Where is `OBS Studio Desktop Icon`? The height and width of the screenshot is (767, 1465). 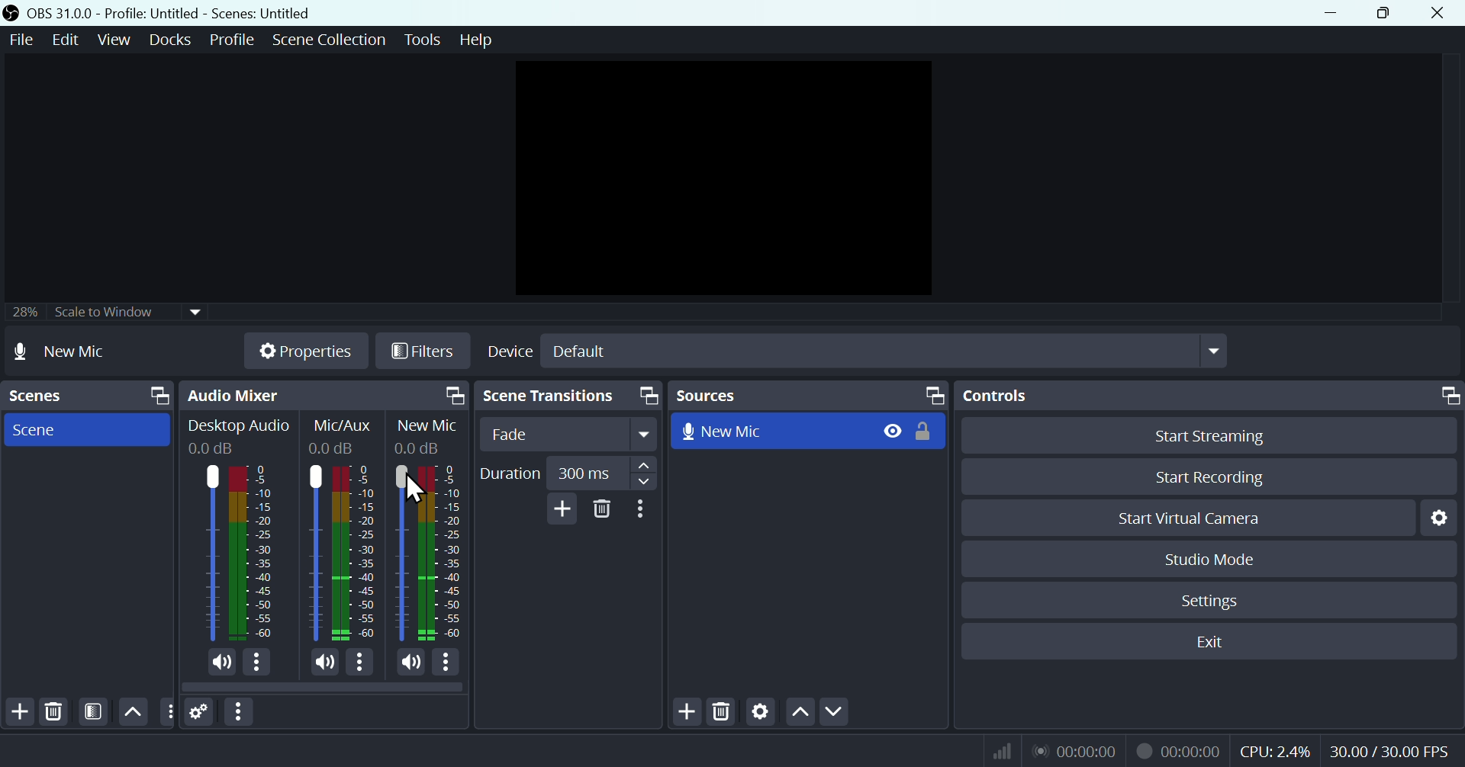
OBS Studio Desktop Icon is located at coordinates (11, 13).